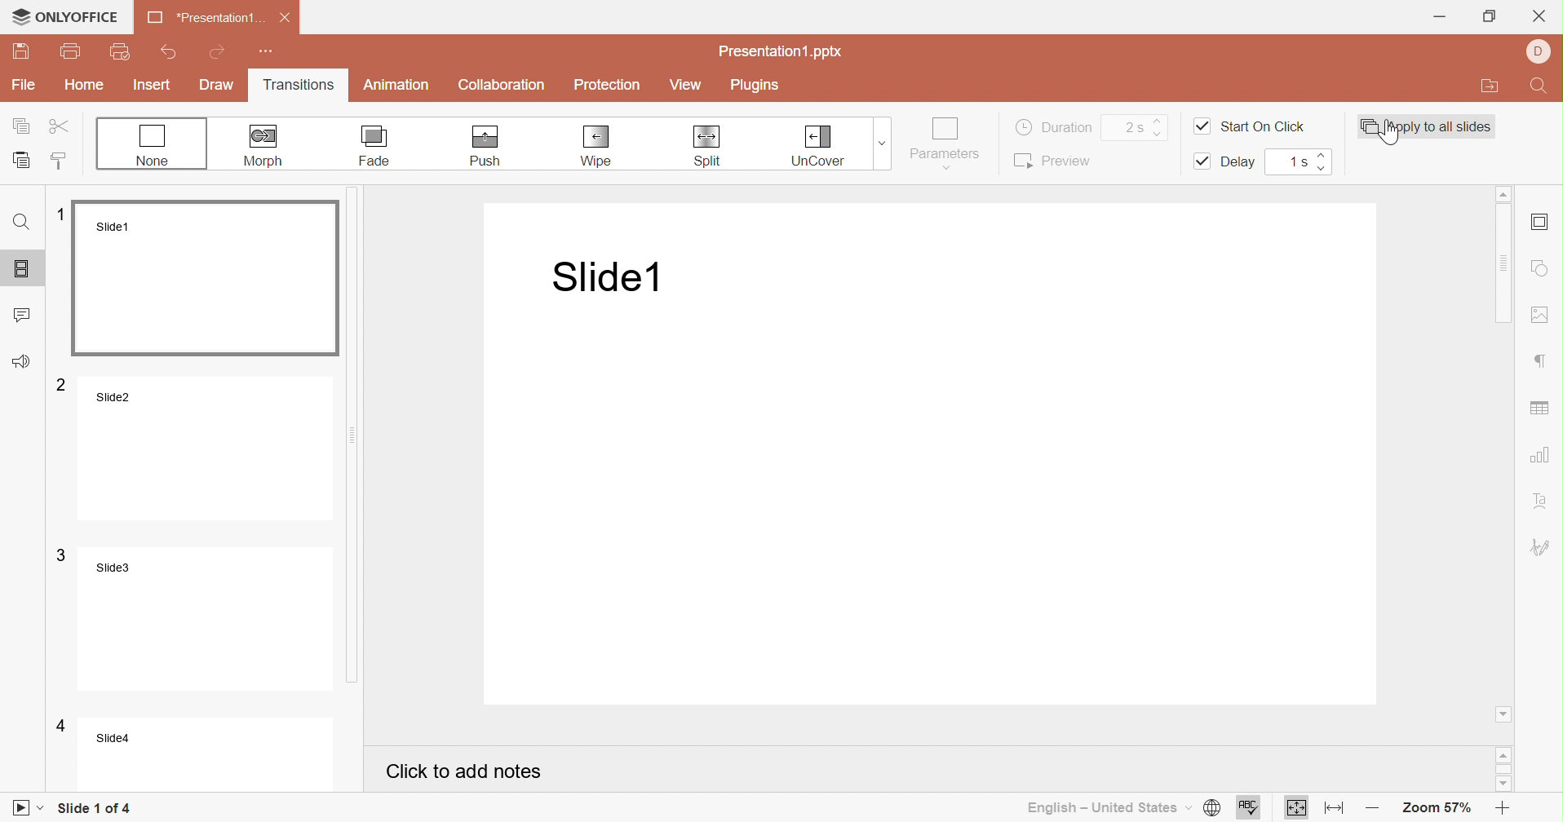 Image resolution: width=1563 pixels, height=822 pixels. I want to click on Slide 1 of 4, so click(94, 808).